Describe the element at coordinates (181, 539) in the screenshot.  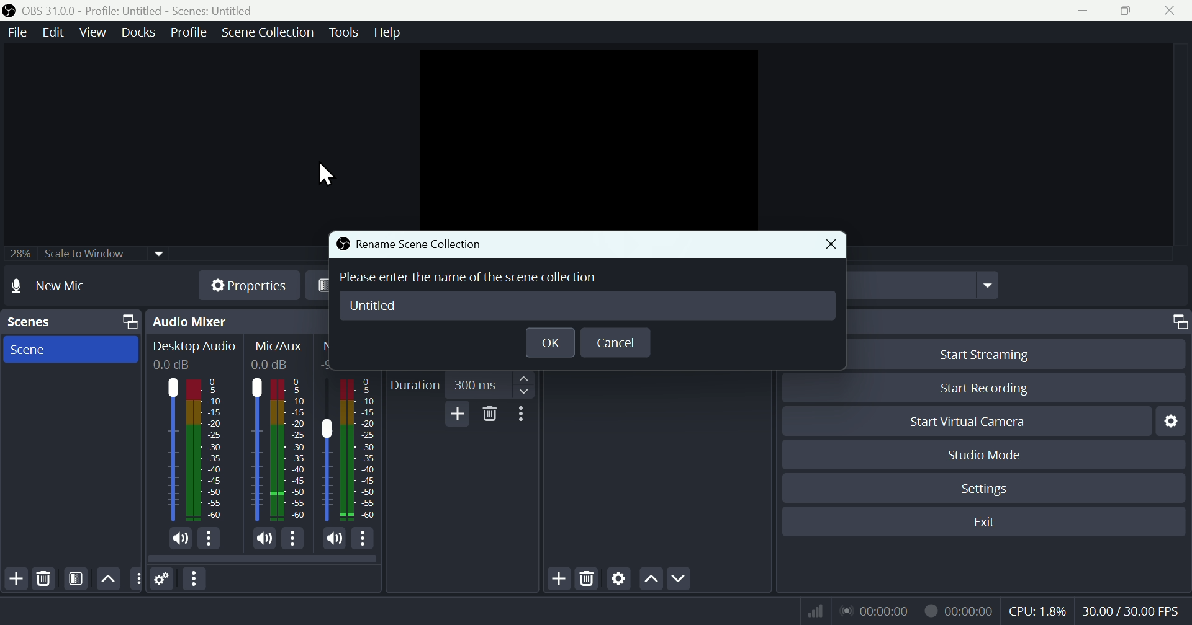
I see `(un)mute` at that location.